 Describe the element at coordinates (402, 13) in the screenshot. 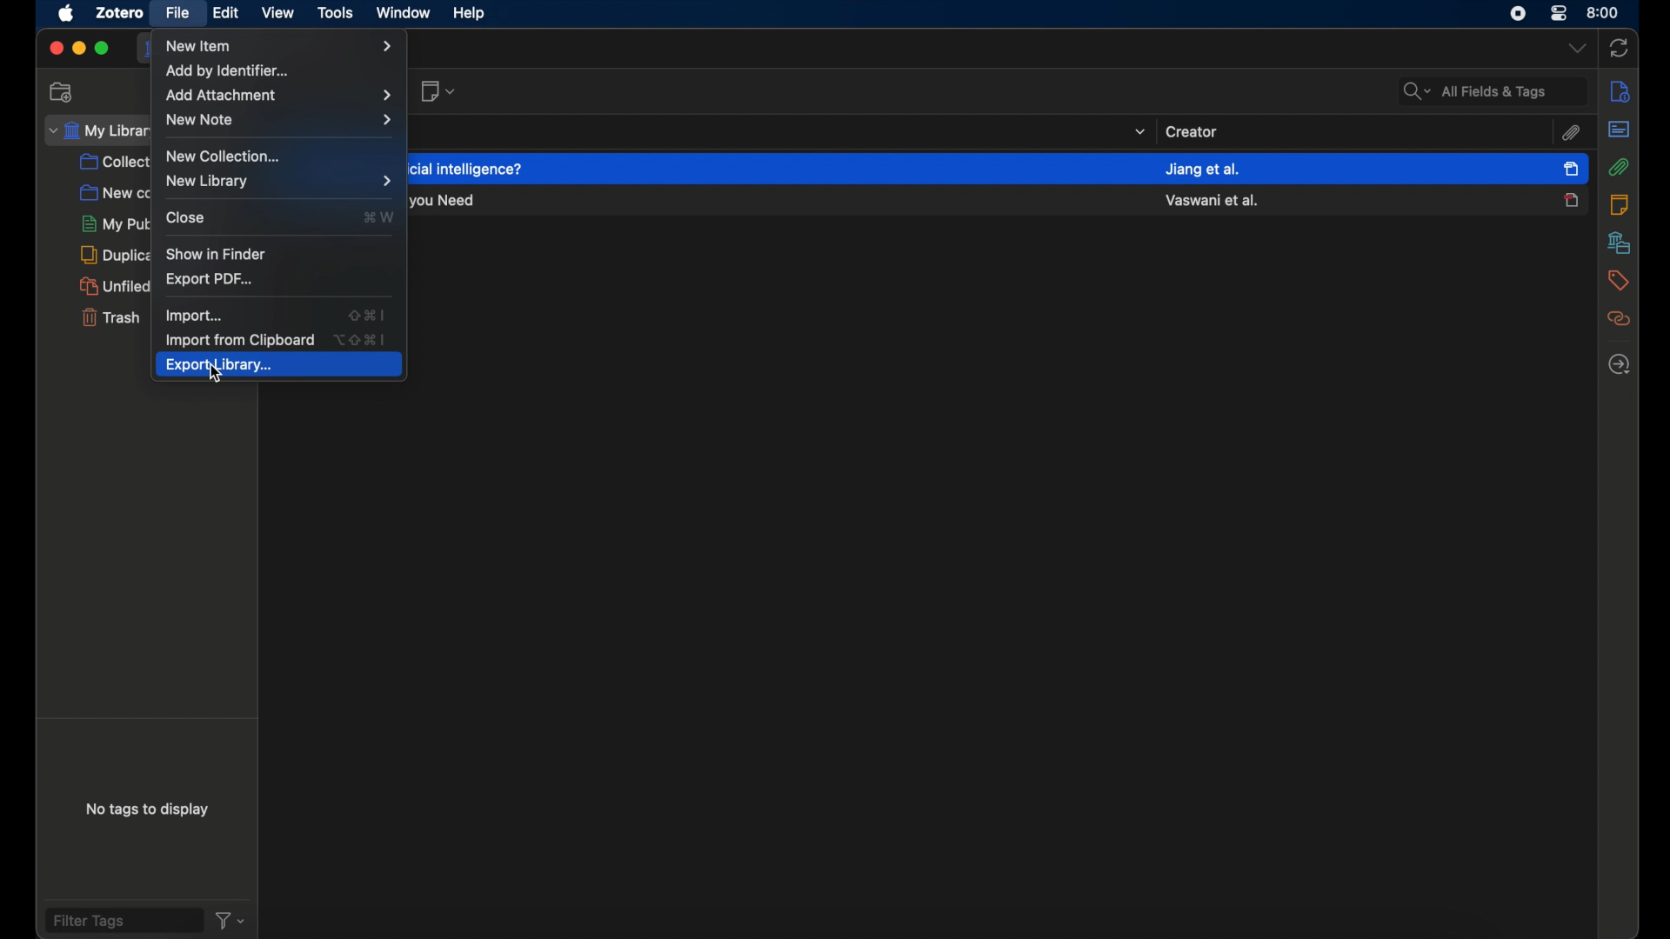

I see `window` at that location.